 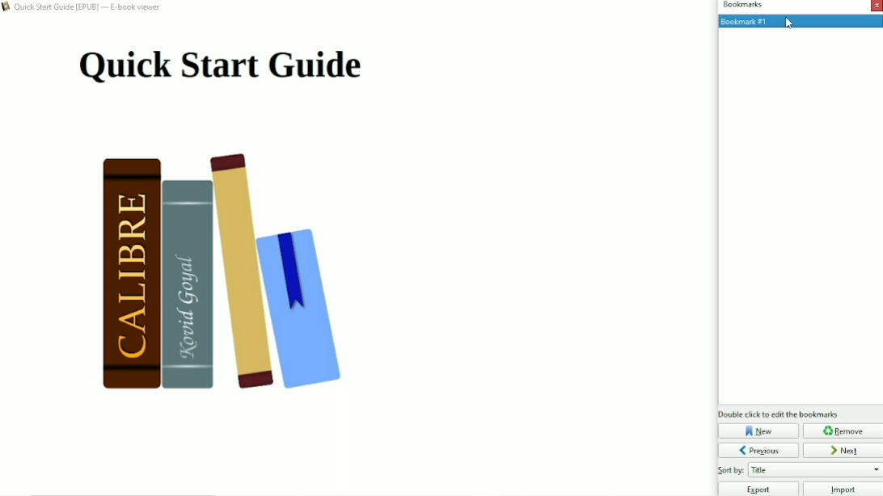 What do you see at coordinates (234, 277) in the screenshot?
I see `Book` at bounding box center [234, 277].